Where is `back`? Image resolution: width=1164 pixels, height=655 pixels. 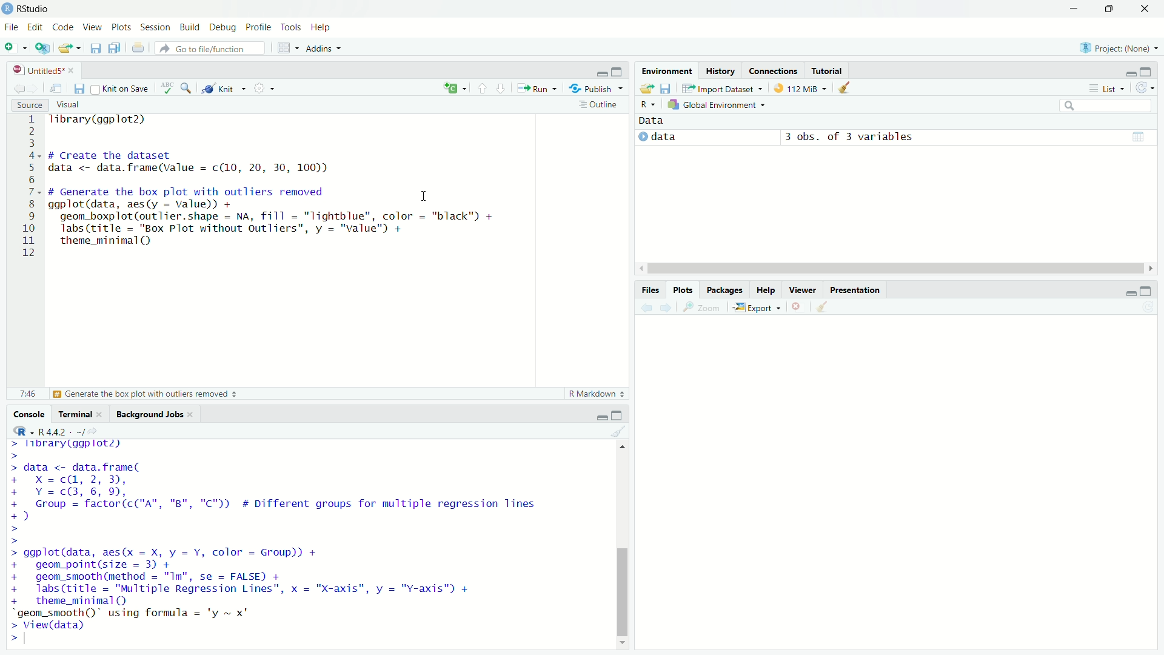 back is located at coordinates (645, 310).